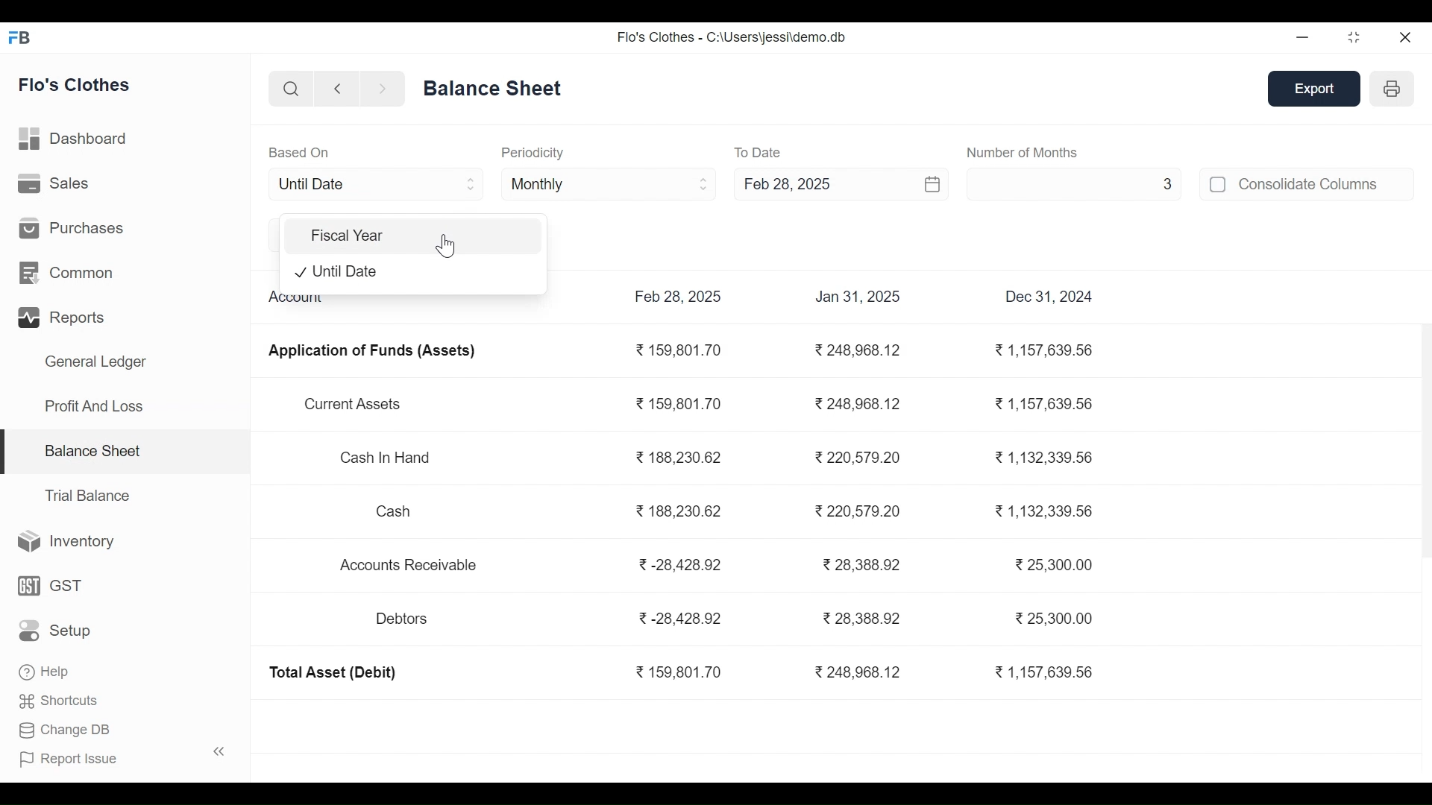  What do you see at coordinates (65, 728) in the screenshot?
I see `Change DB` at bounding box center [65, 728].